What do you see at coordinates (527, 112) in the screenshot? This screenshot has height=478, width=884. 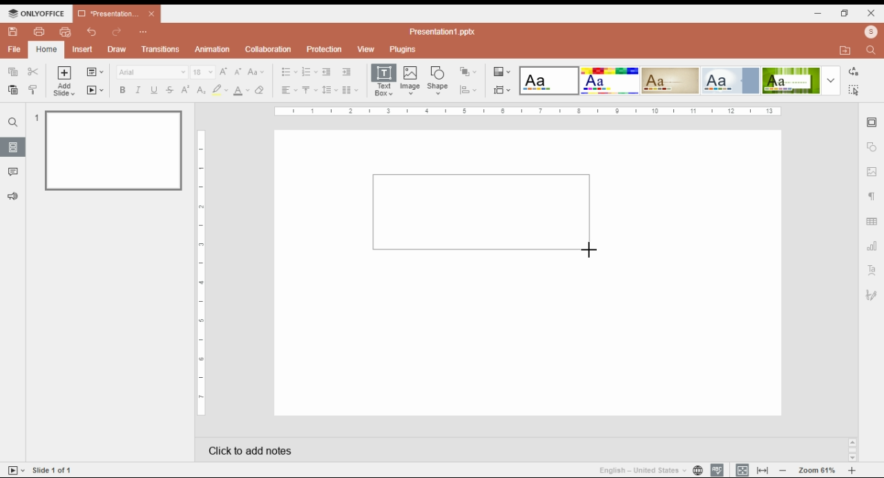 I see `Ruler` at bounding box center [527, 112].